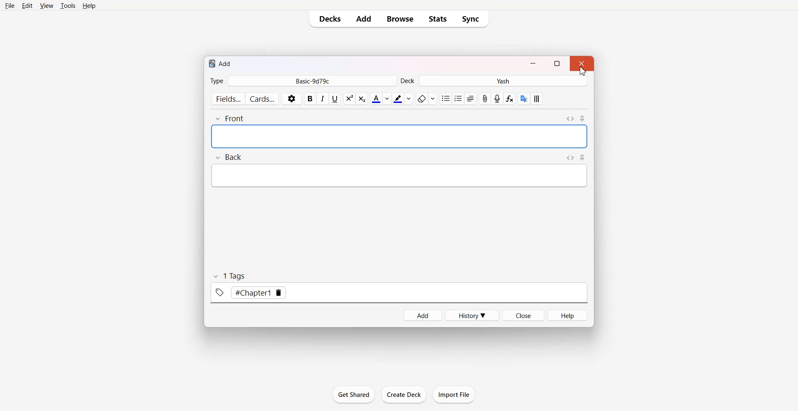 The width and height of the screenshot is (798, 411). Describe the element at coordinates (292, 98) in the screenshot. I see `Settings` at that location.